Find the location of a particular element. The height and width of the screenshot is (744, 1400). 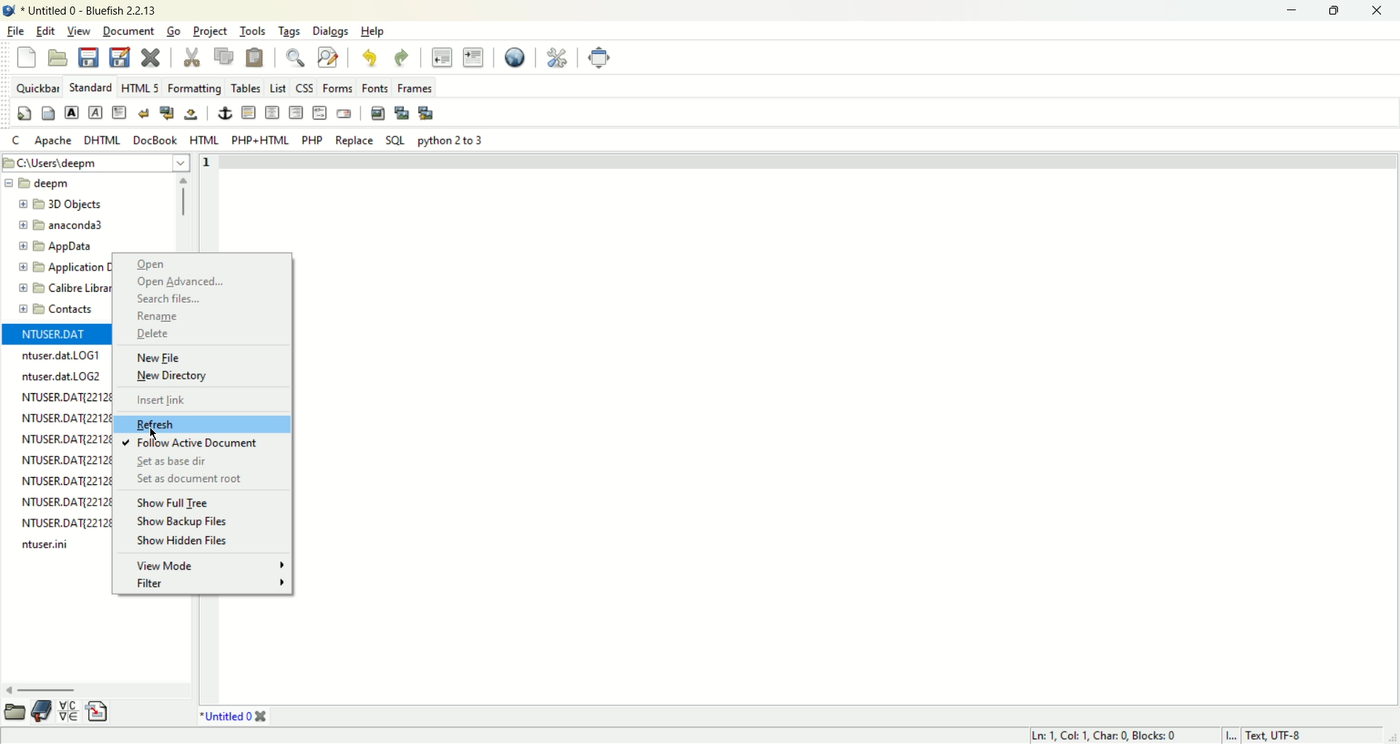

cut is located at coordinates (192, 57).